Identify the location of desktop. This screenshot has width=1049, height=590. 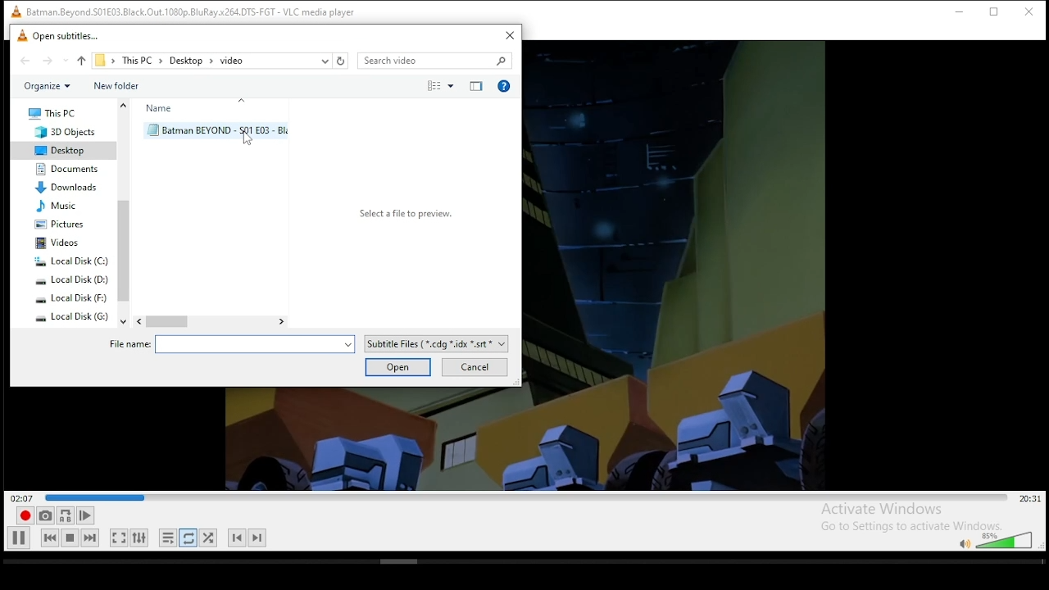
(68, 150).